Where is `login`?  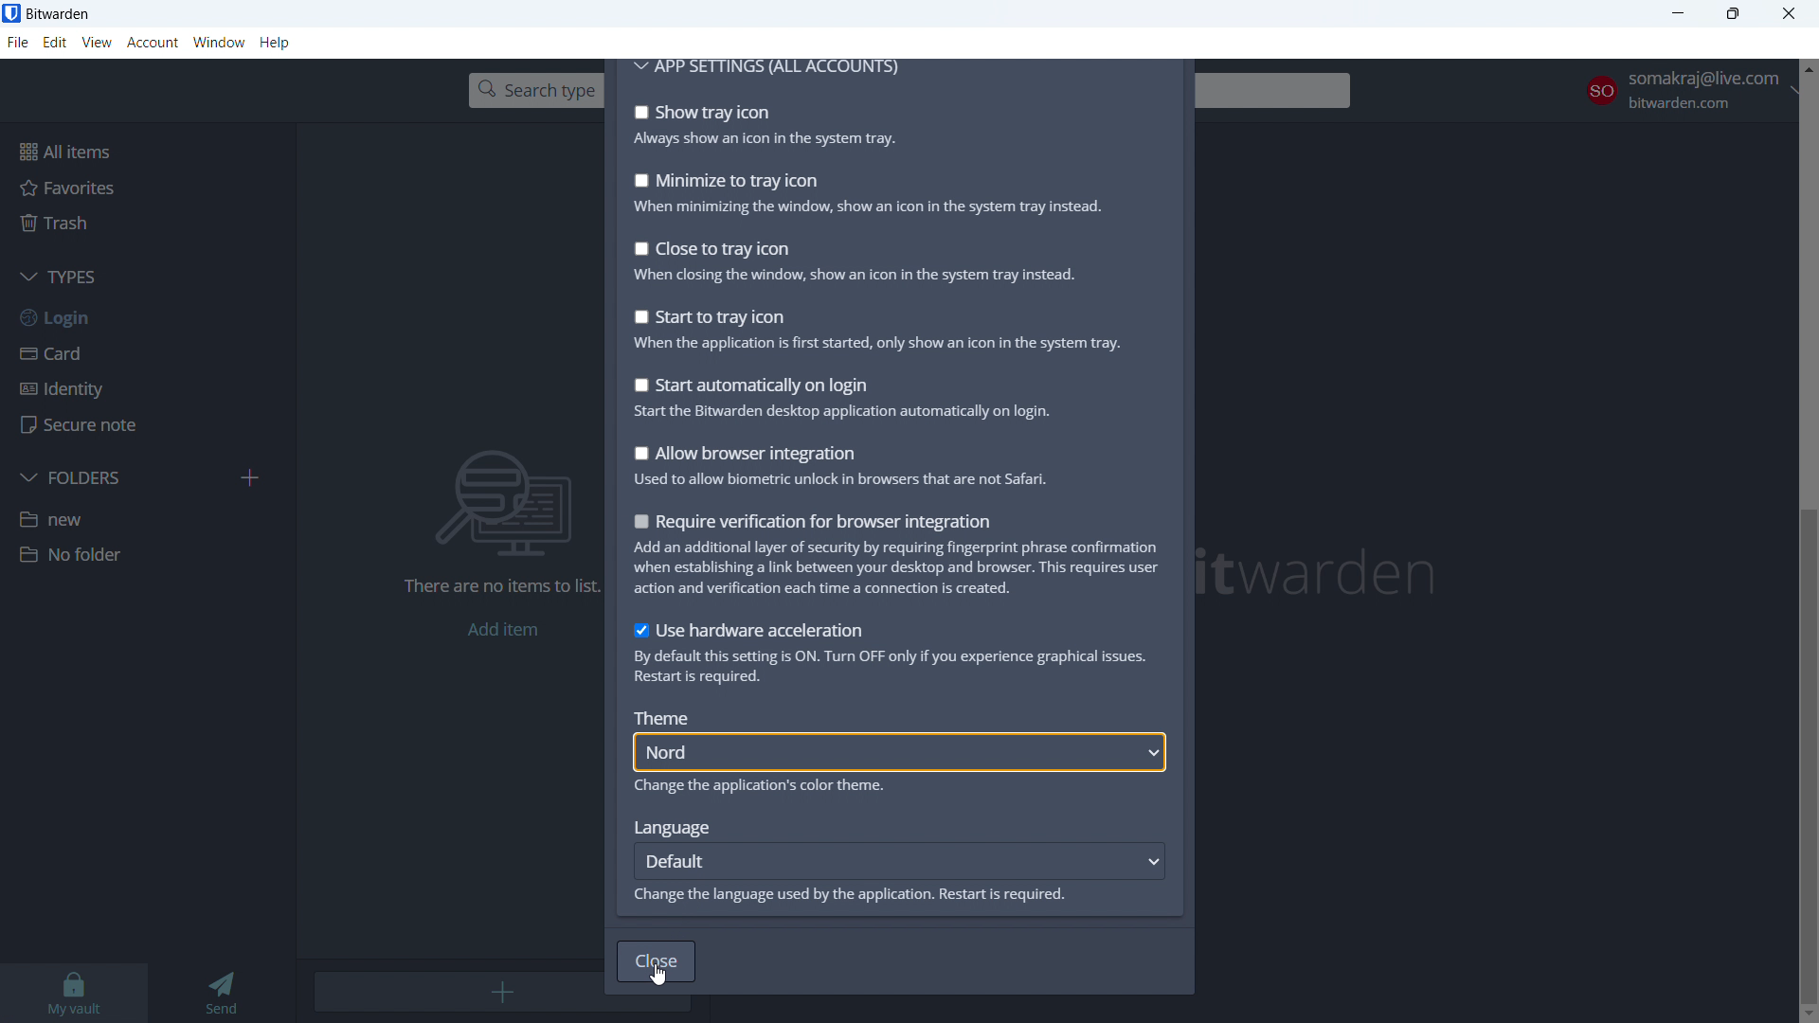
login is located at coordinates (148, 317).